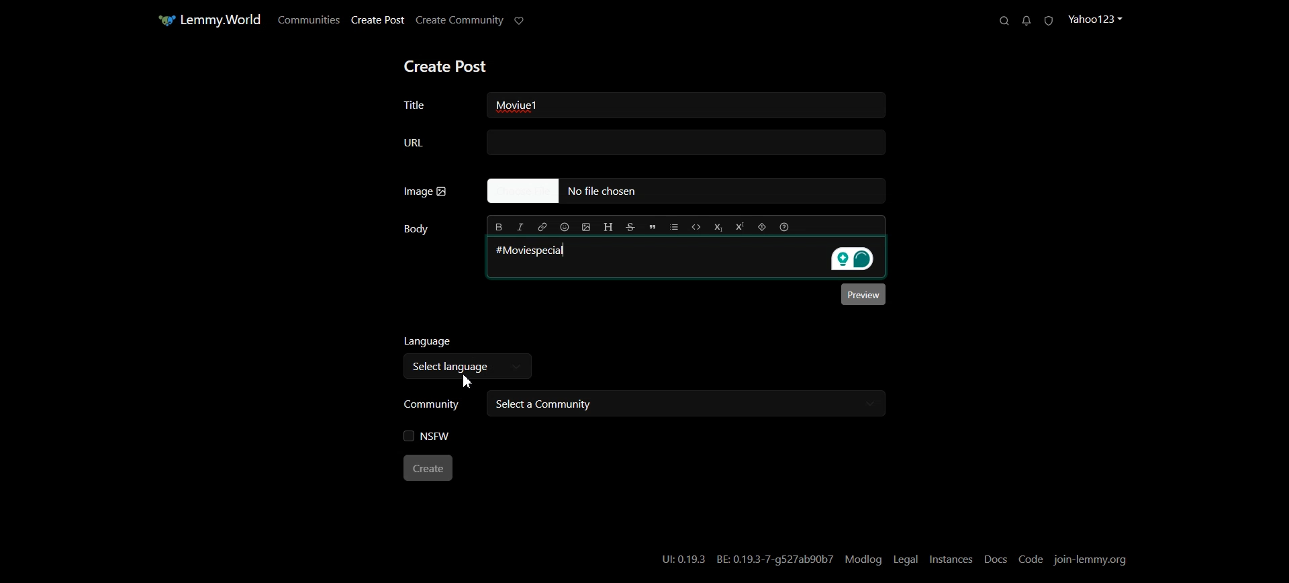 The image size is (1289, 583). What do you see at coordinates (1026, 21) in the screenshot?
I see `Unread Messages` at bounding box center [1026, 21].